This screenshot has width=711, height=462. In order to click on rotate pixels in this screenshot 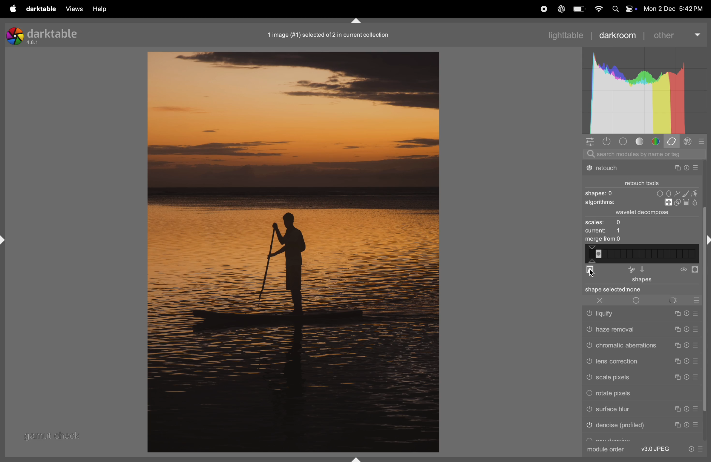, I will do `click(614, 393)`.